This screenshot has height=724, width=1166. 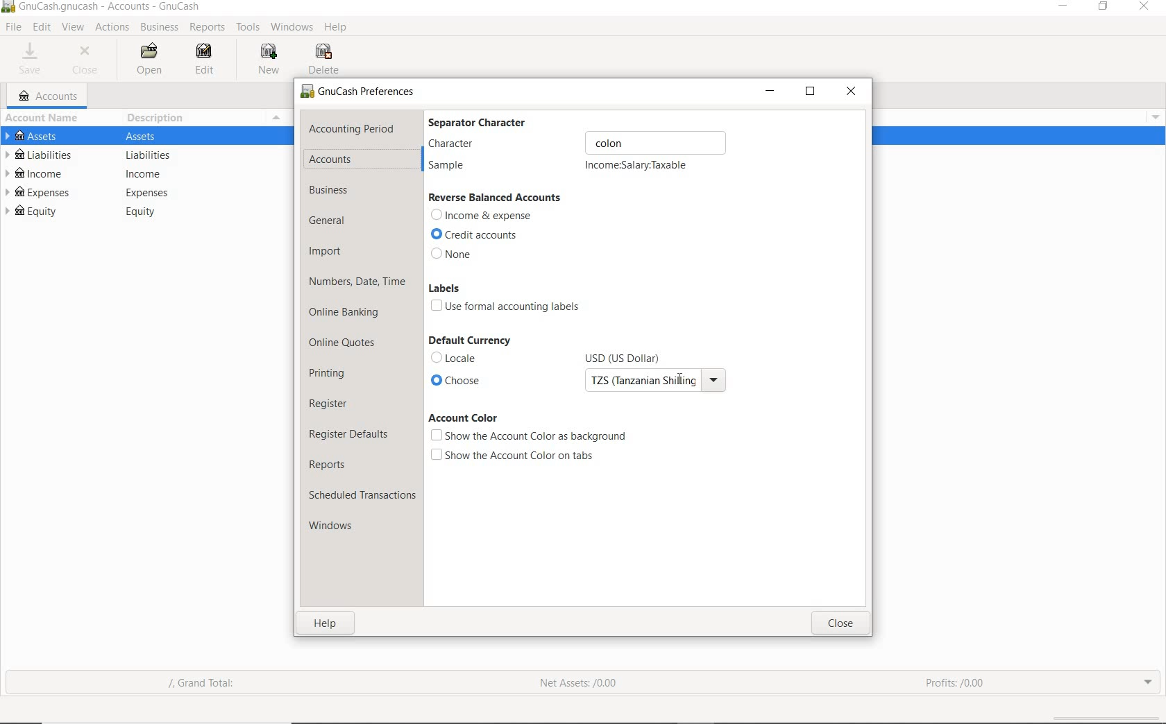 What do you see at coordinates (326, 252) in the screenshot?
I see `import` at bounding box center [326, 252].